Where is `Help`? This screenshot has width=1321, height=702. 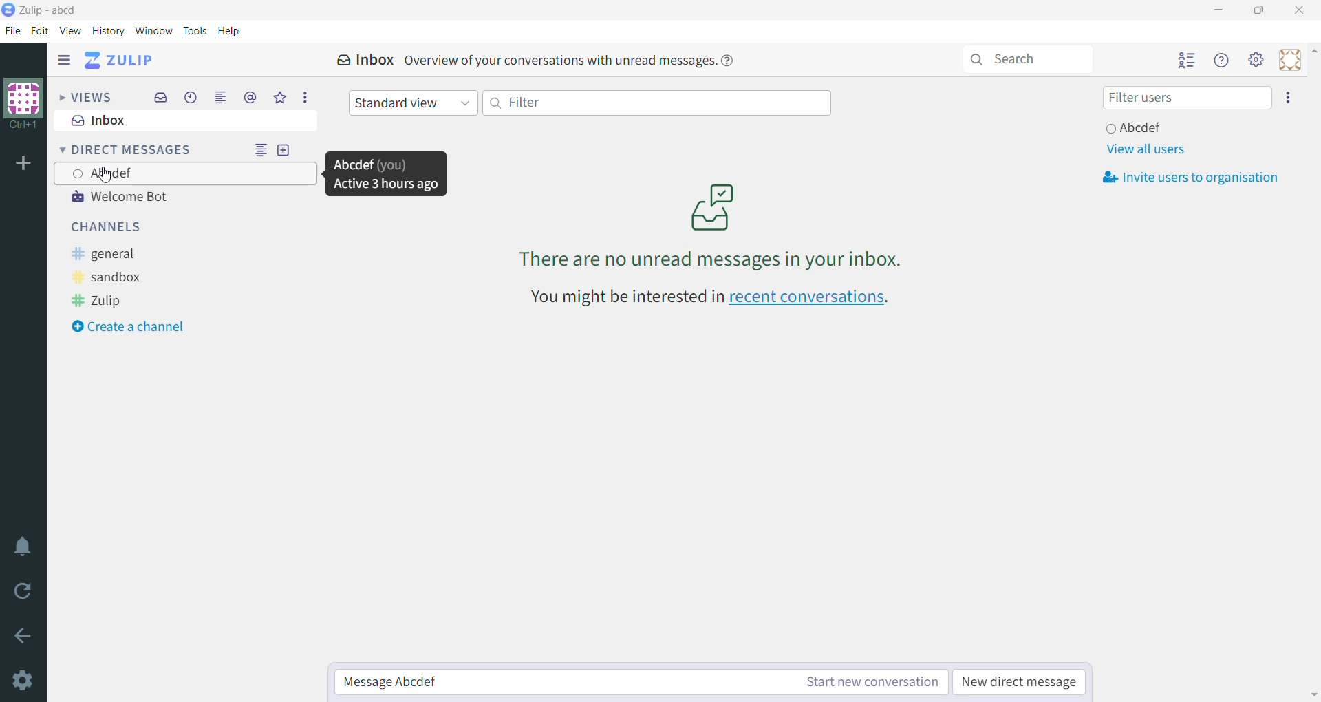 Help is located at coordinates (232, 30).